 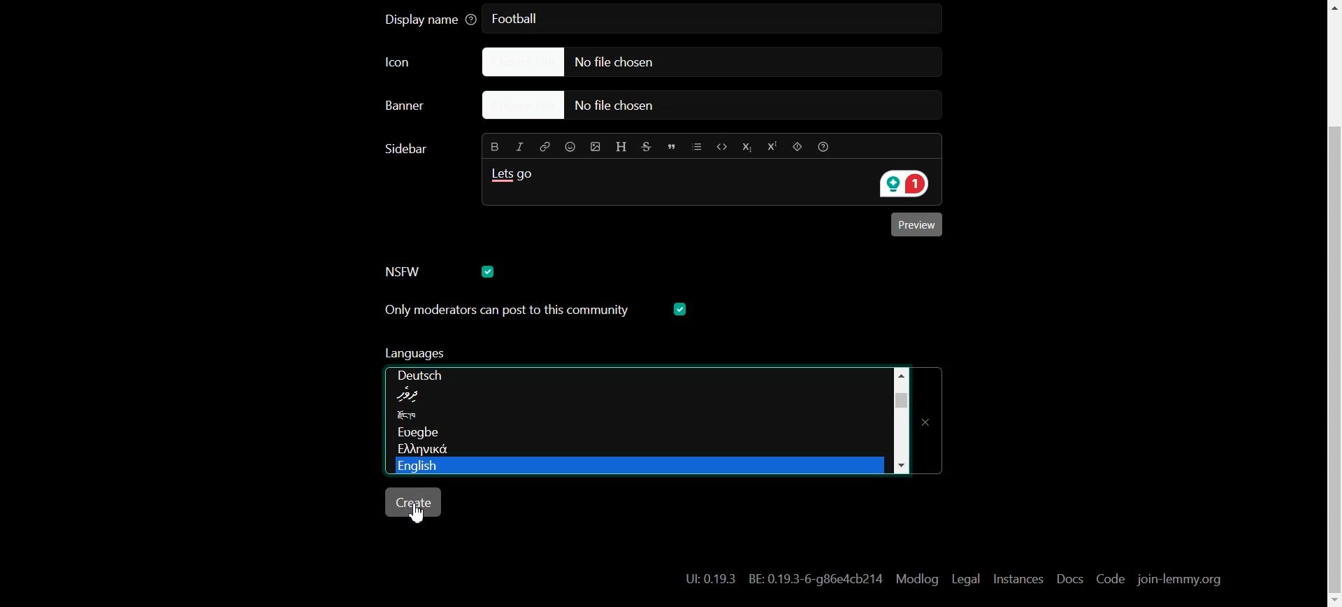 I want to click on Text, so click(x=784, y=579).